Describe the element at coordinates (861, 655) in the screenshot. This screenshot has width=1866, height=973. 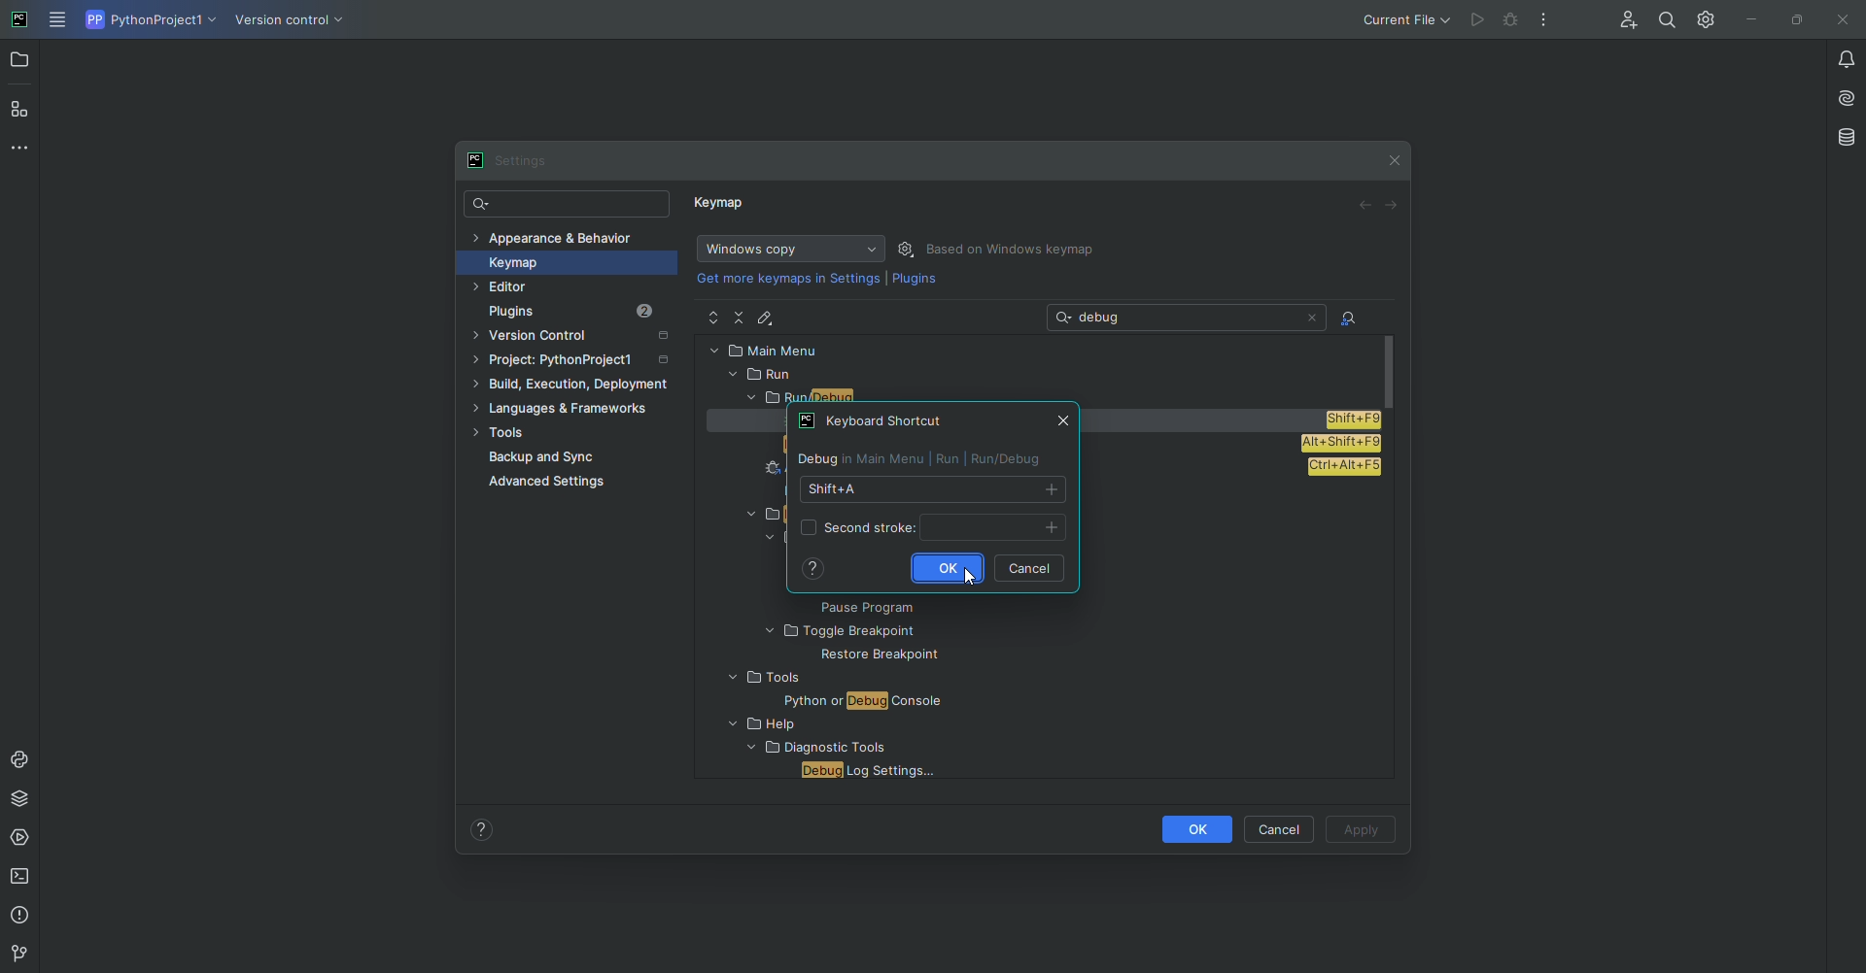
I see `FILE NAME` at that location.